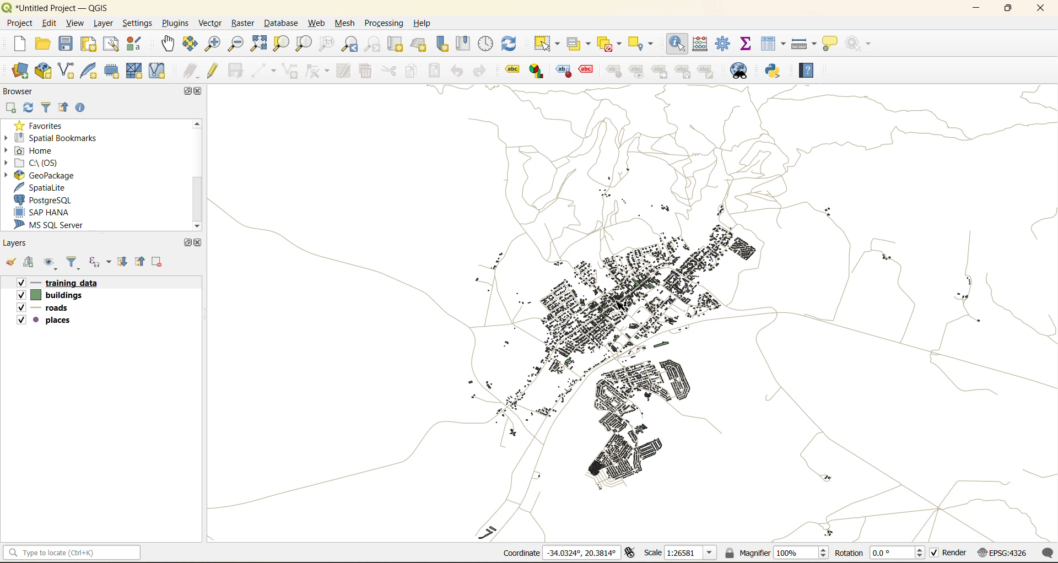 The height and width of the screenshot is (563, 1058). Describe the element at coordinates (77, 23) in the screenshot. I see `view` at that location.